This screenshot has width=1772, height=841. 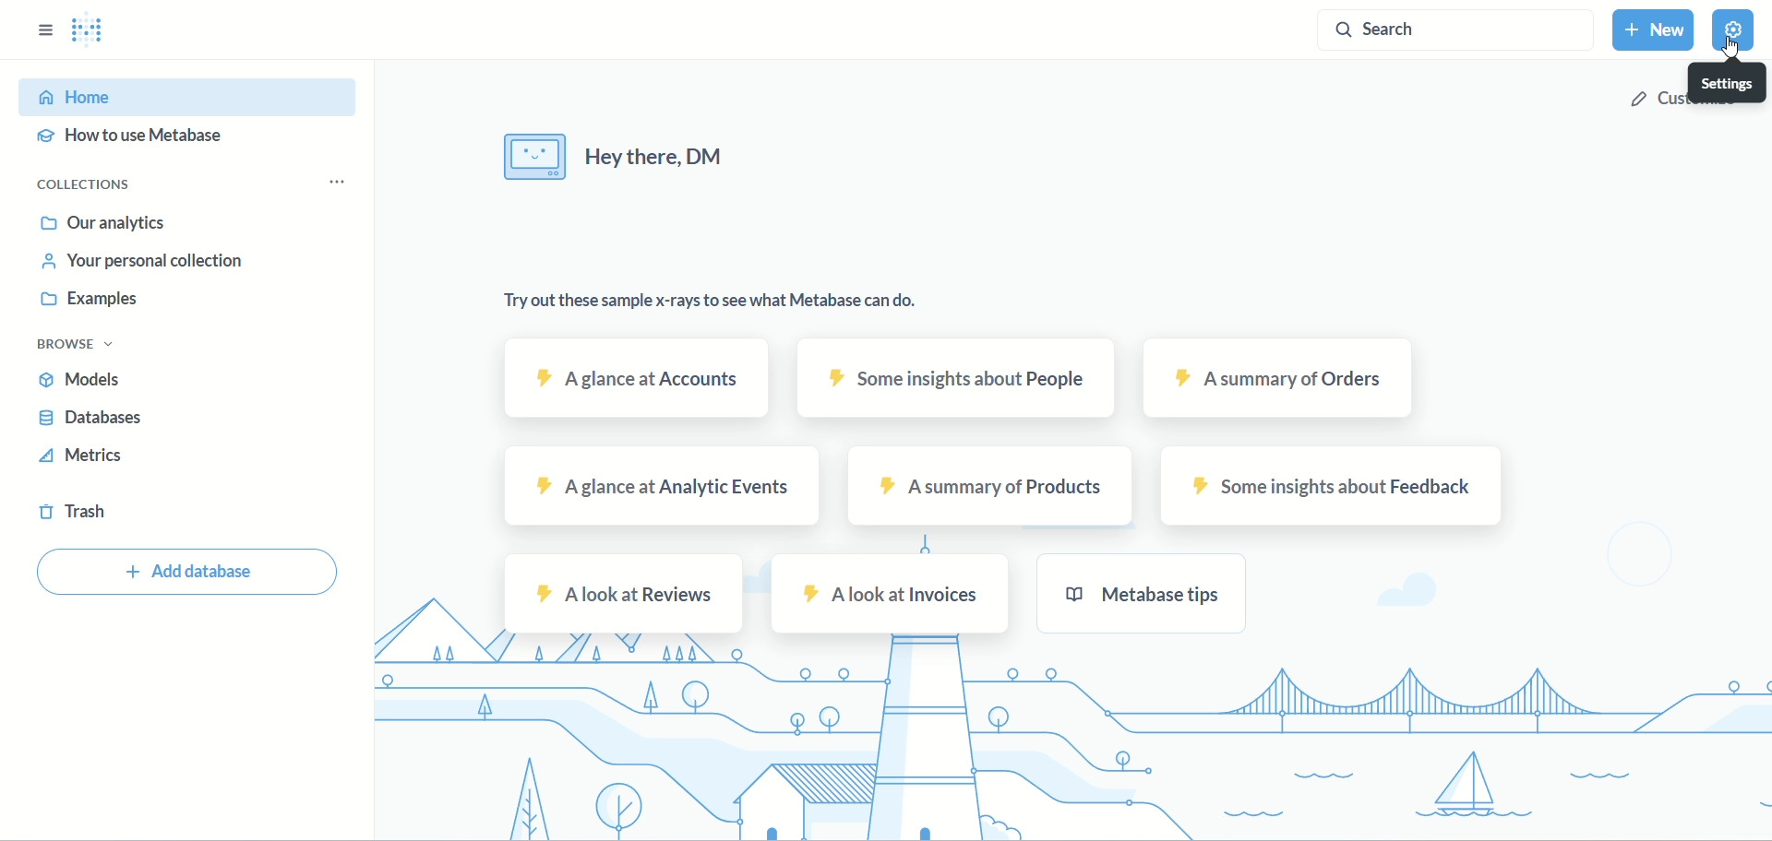 What do you see at coordinates (146, 263) in the screenshot?
I see `your personal collection` at bounding box center [146, 263].